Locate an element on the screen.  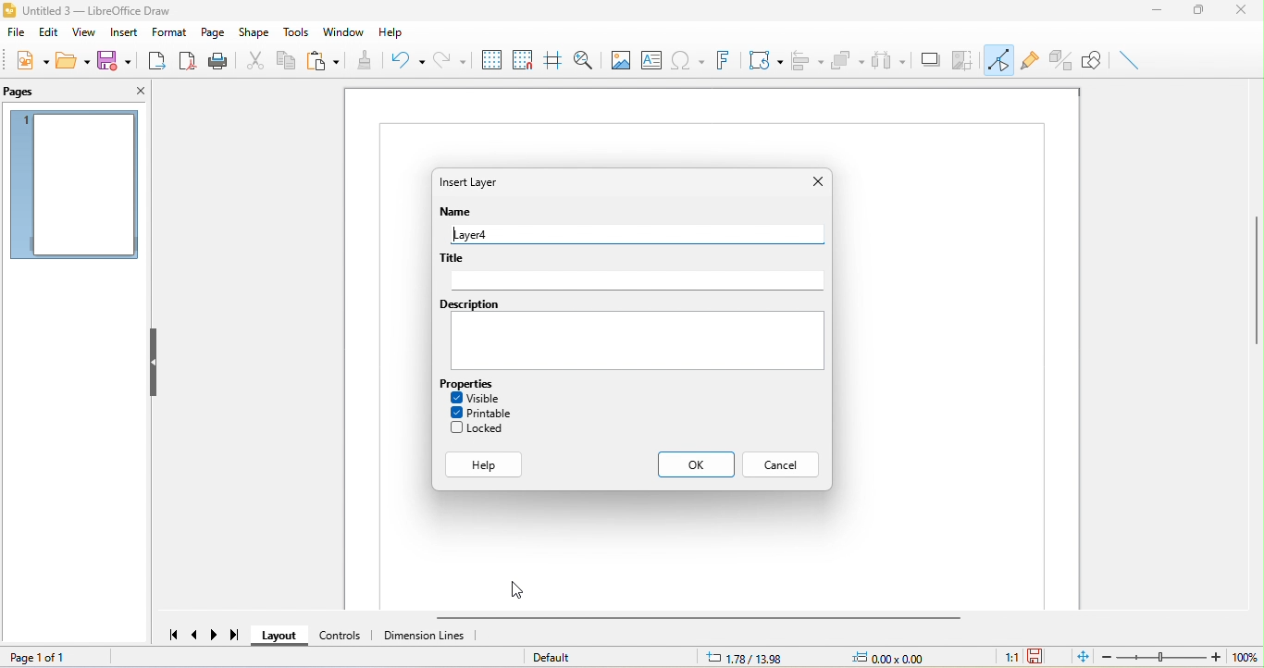
toggle point edit mode is located at coordinates (1000, 59).